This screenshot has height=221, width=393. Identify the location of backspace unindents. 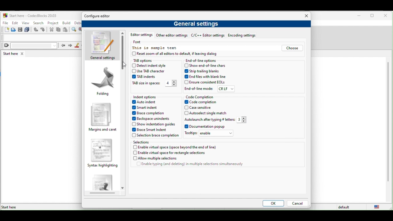
(153, 118).